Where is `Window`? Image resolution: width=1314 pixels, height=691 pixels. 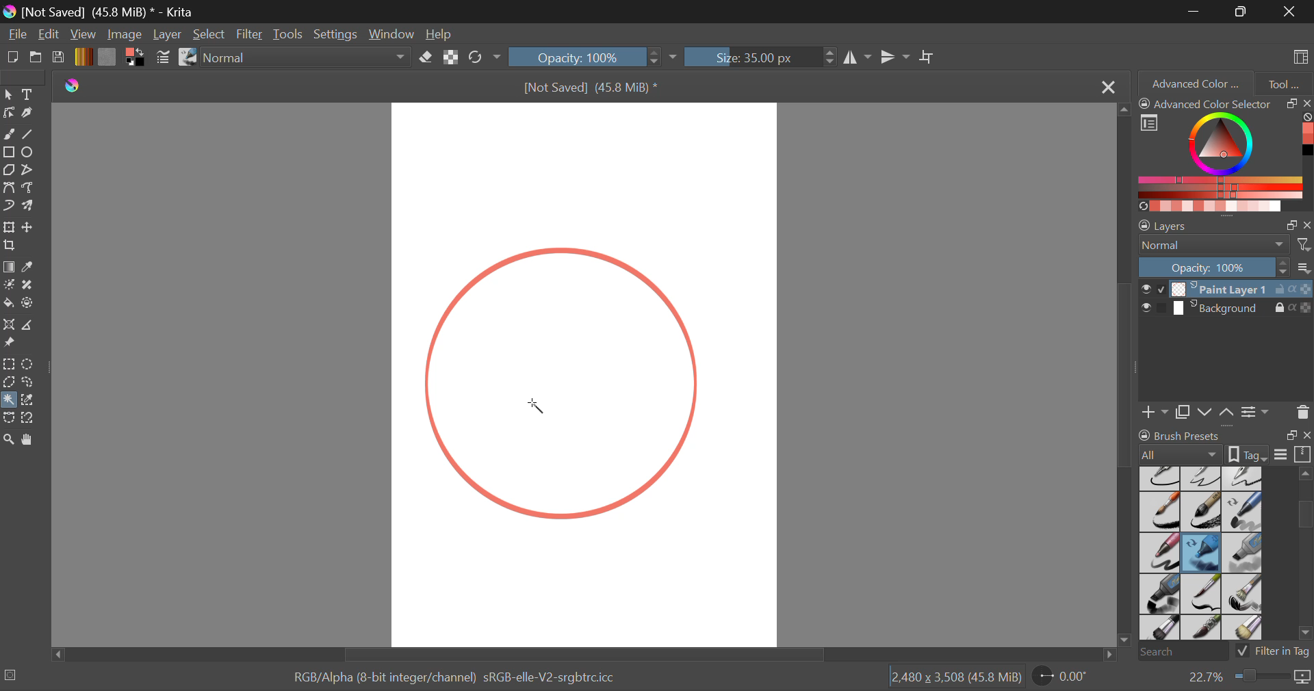
Window is located at coordinates (396, 35).